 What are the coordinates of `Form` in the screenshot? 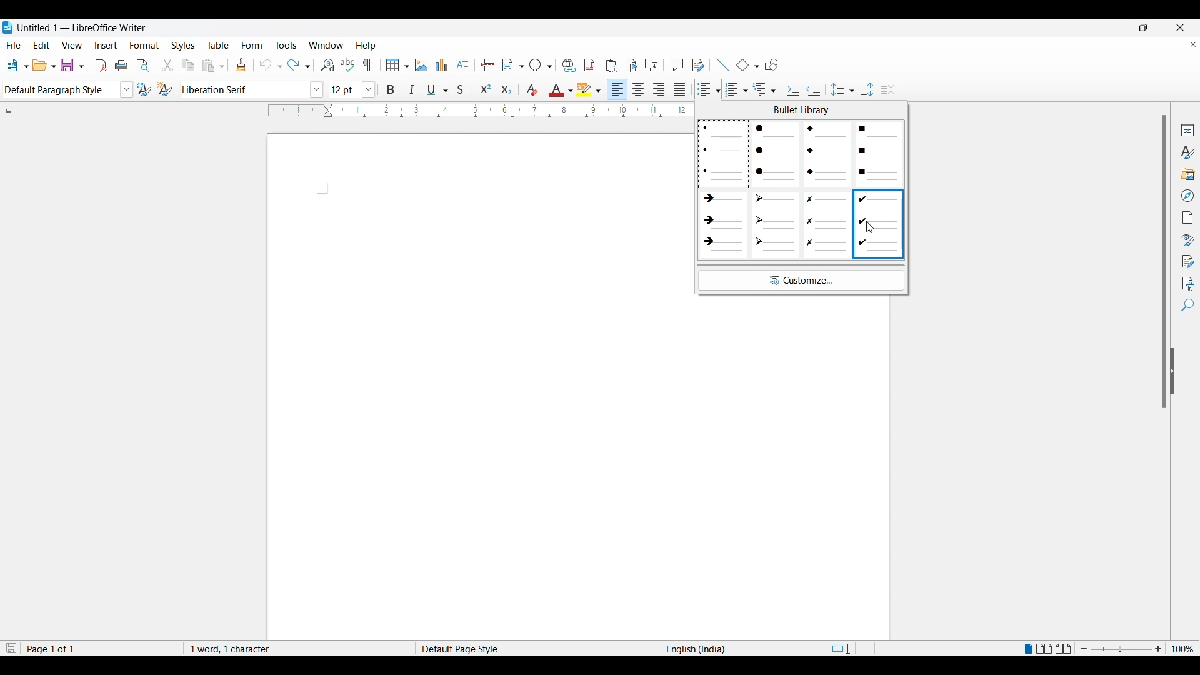 It's located at (252, 44).